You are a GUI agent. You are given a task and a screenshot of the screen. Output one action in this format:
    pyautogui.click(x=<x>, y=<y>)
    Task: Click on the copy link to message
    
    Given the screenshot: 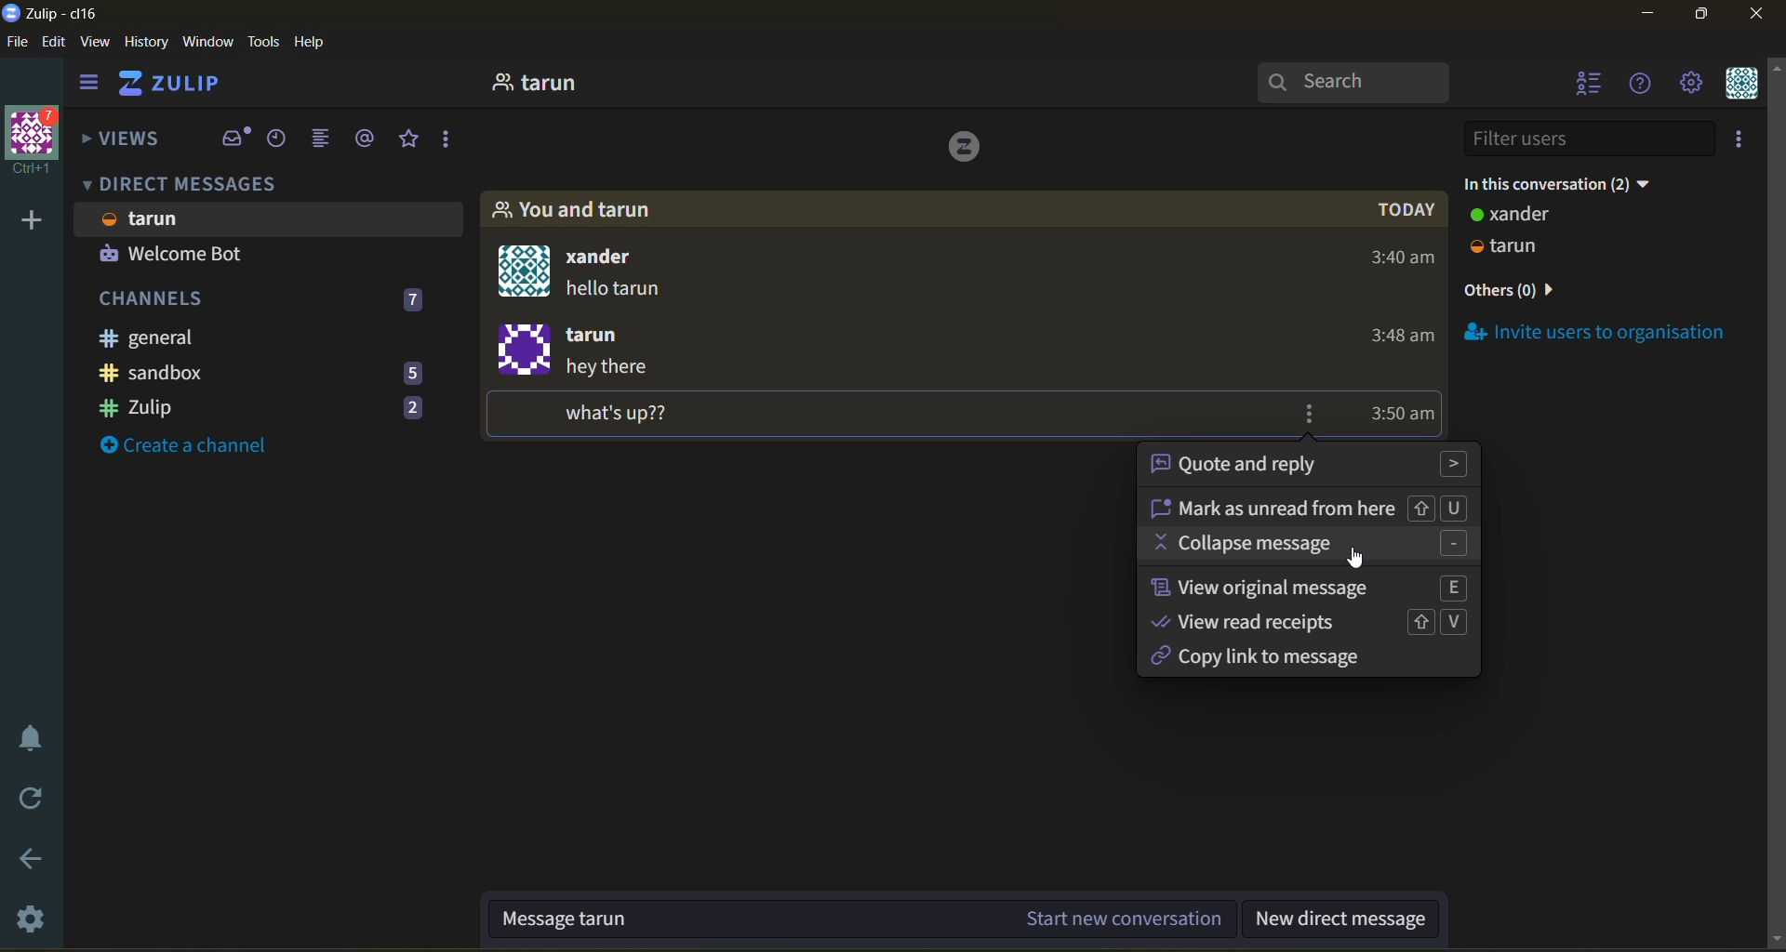 What is the action you would take?
    pyautogui.click(x=1287, y=659)
    